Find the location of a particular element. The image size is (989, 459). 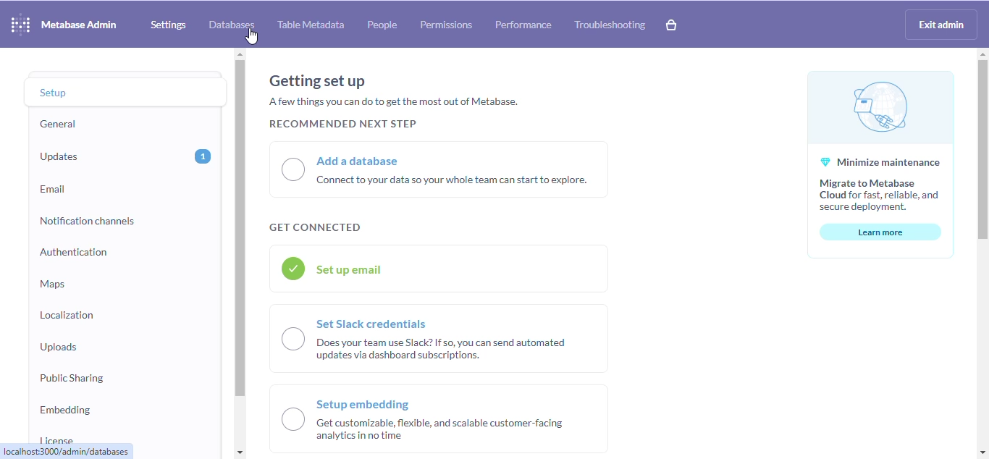

get connected is located at coordinates (315, 227).